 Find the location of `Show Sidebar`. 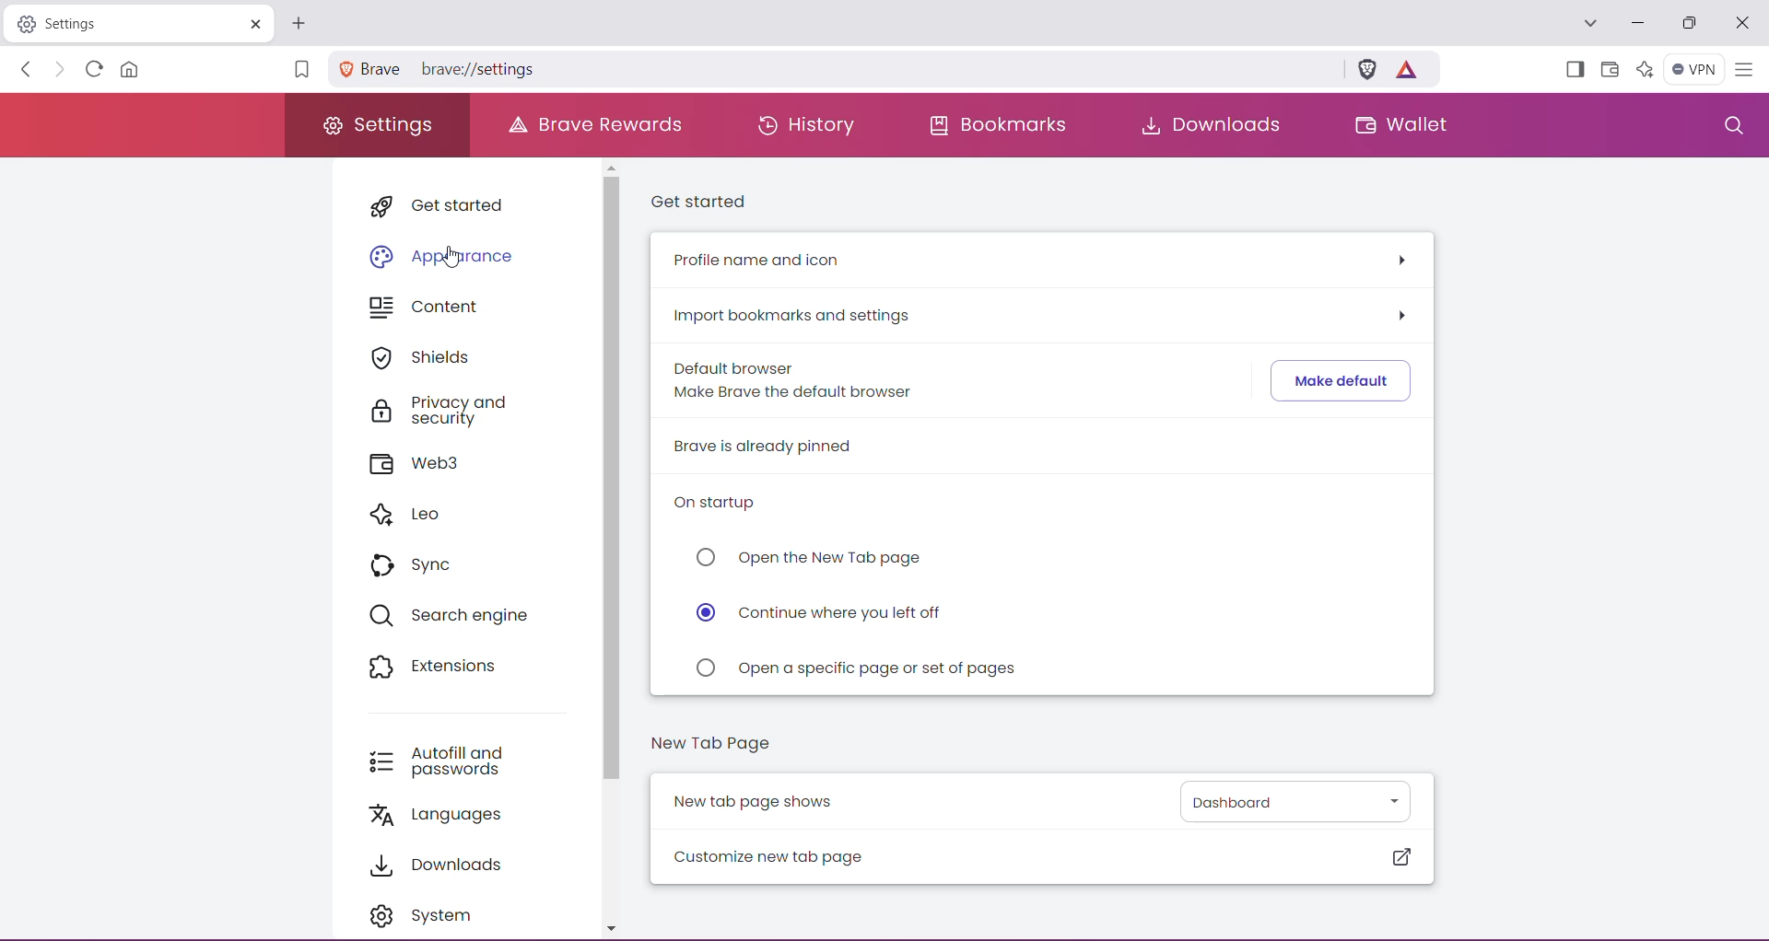

Show Sidebar is located at coordinates (1573, 71).